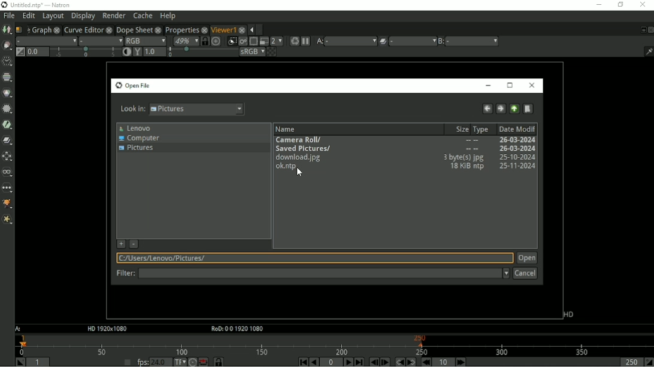  What do you see at coordinates (56, 29) in the screenshot?
I see `close` at bounding box center [56, 29].